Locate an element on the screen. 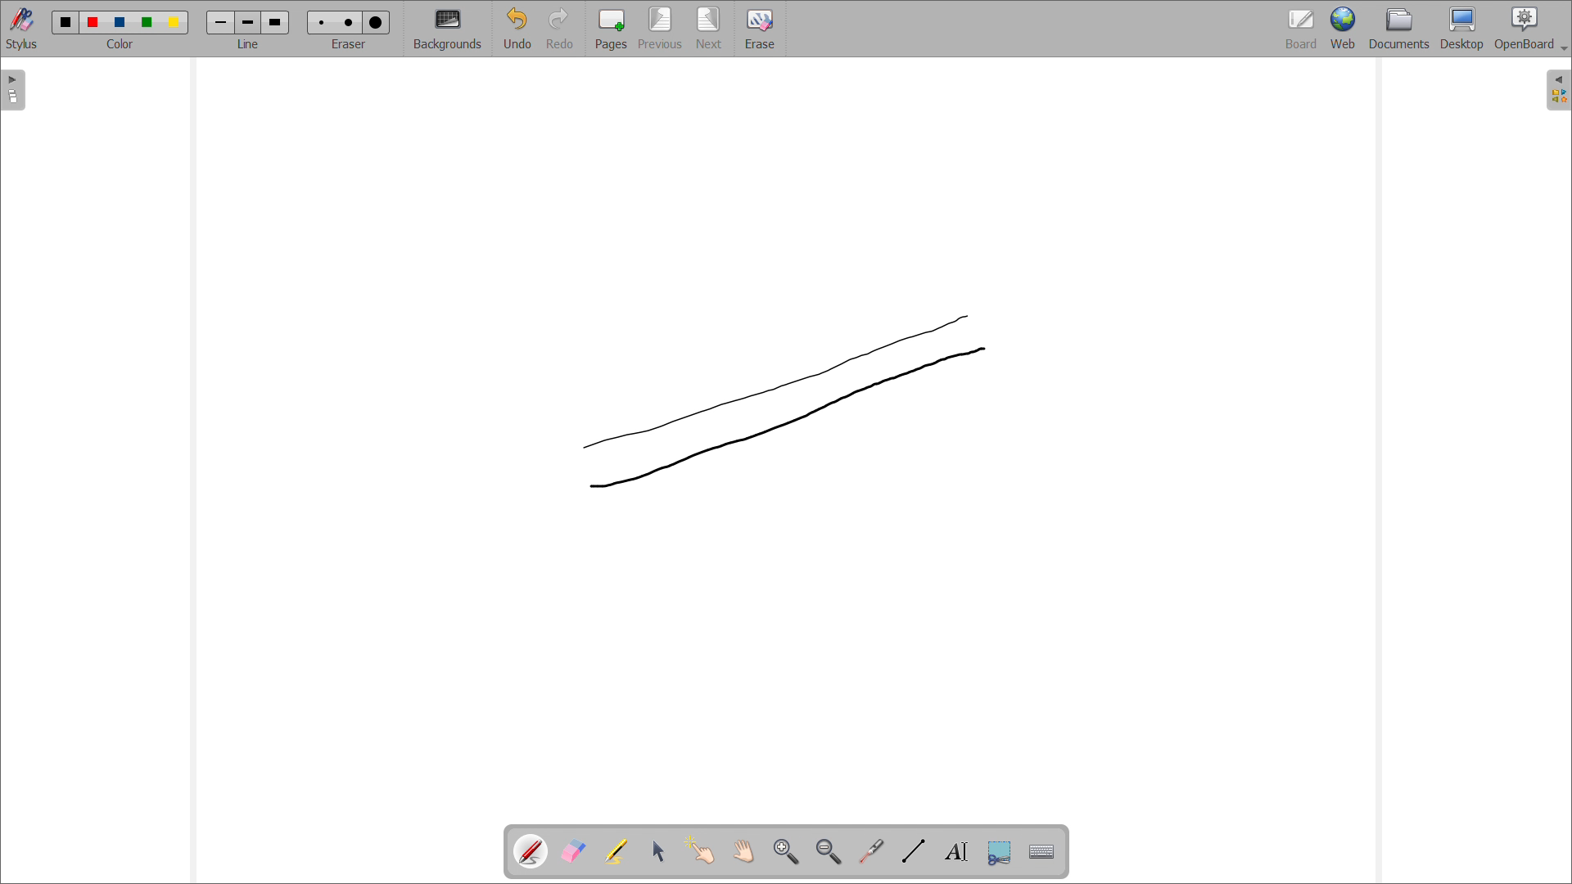 This screenshot has height=884, width=1572. erase annotations is located at coordinates (574, 851).